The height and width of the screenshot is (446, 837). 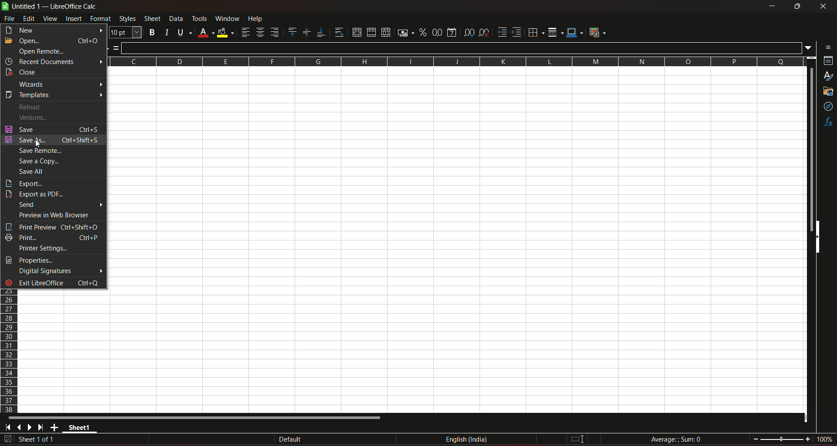 What do you see at coordinates (53, 140) in the screenshot?
I see `save as` at bounding box center [53, 140].